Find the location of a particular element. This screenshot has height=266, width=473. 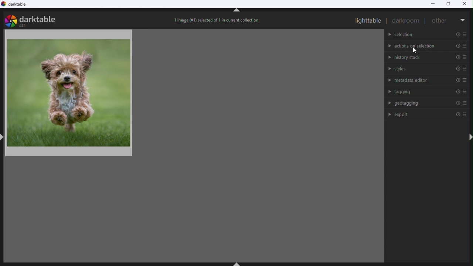

Styles is located at coordinates (428, 68).